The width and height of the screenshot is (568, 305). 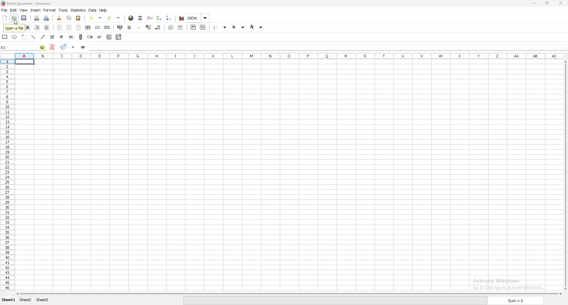 What do you see at coordinates (69, 18) in the screenshot?
I see `copy` at bounding box center [69, 18].